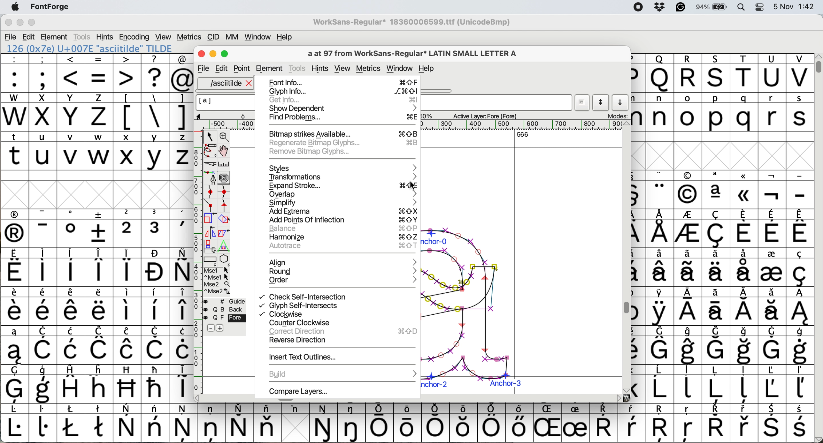  What do you see at coordinates (217, 280) in the screenshot?
I see `more options` at bounding box center [217, 280].